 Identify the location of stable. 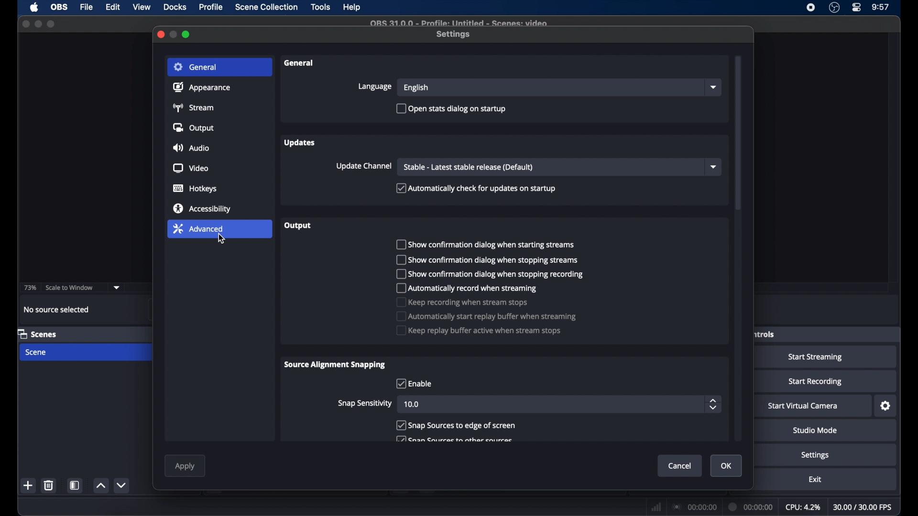
(468, 167).